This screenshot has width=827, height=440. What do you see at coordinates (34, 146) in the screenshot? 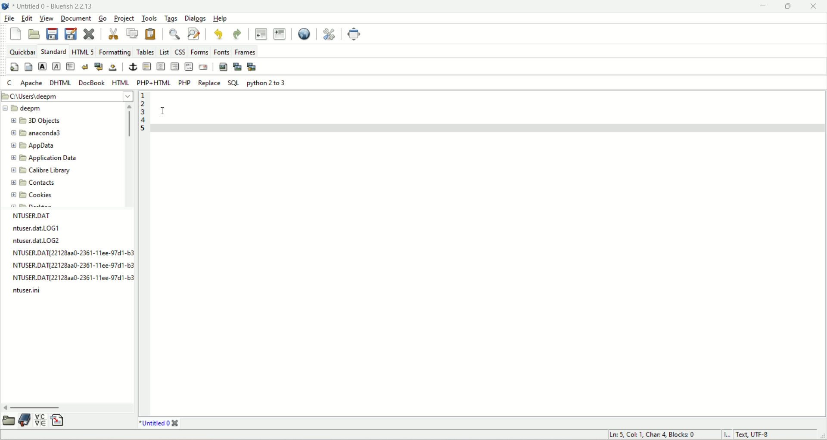
I see `app data` at bounding box center [34, 146].